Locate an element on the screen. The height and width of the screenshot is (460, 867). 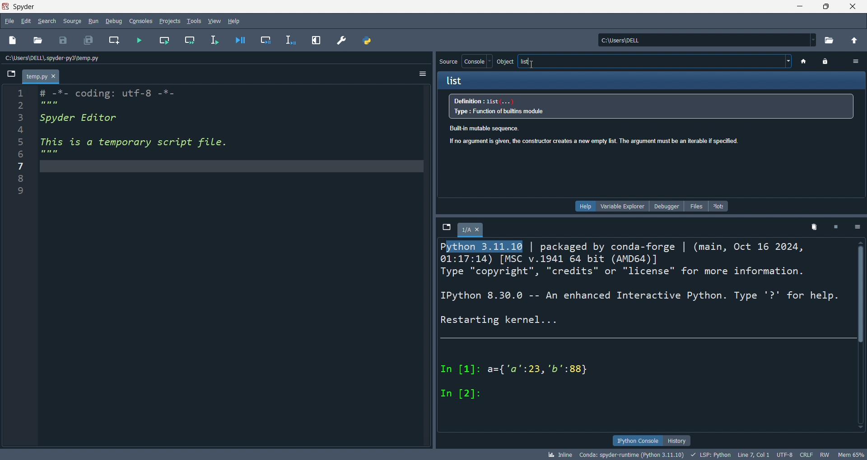
UTF-8 is located at coordinates (784, 454).